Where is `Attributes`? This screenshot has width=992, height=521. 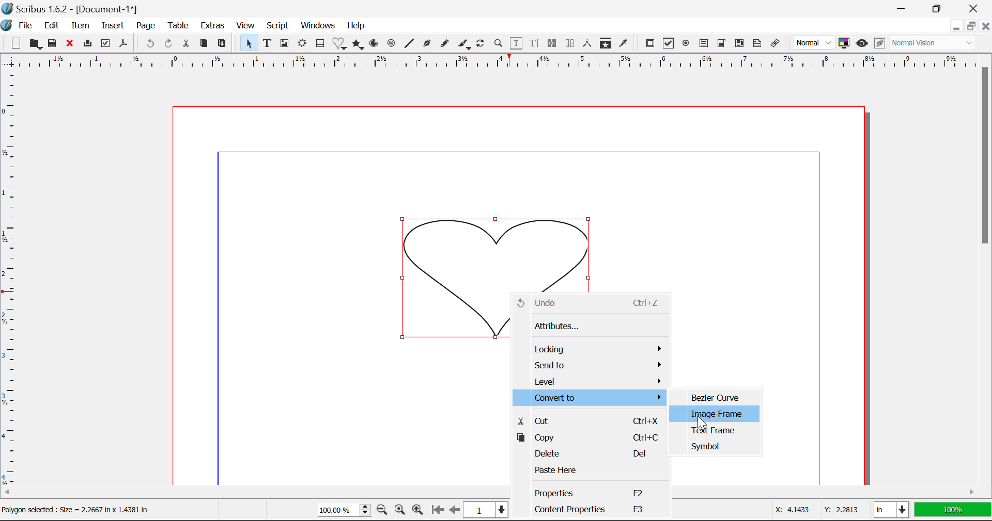 Attributes is located at coordinates (589, 327).